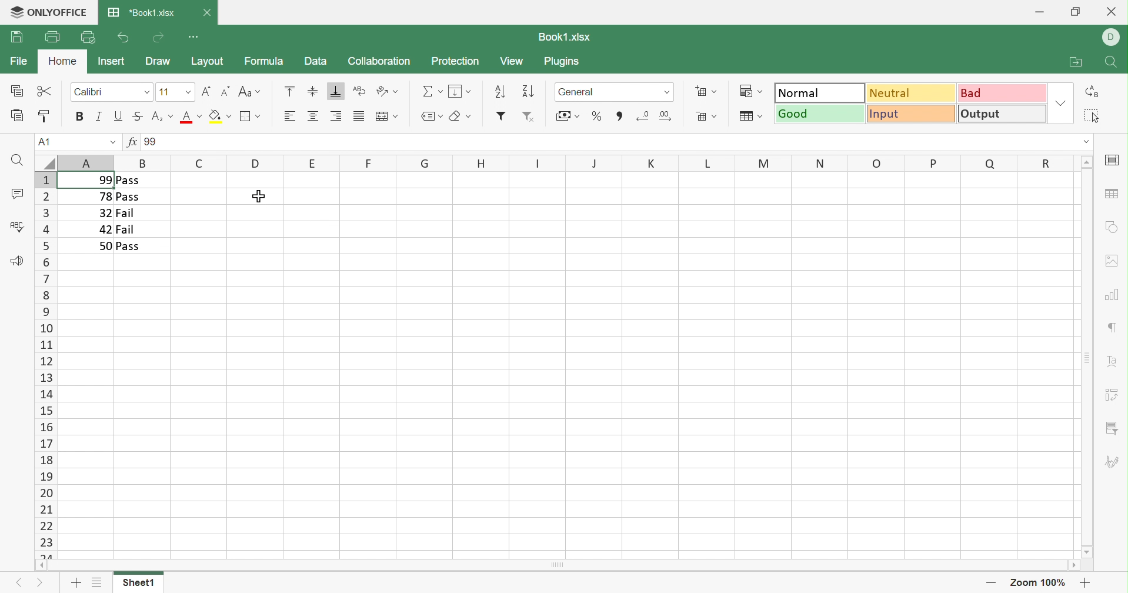  I want to click on Next, so click(18, 583).